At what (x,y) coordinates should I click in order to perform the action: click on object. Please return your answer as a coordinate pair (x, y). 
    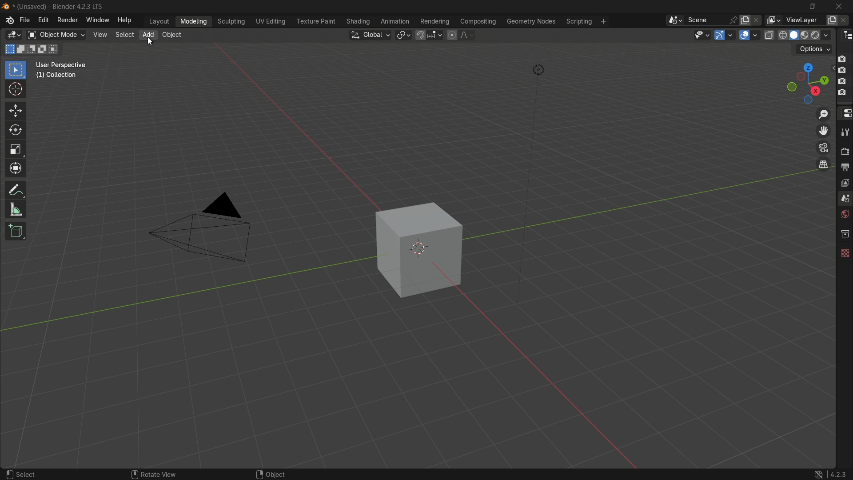
    Looking at the image, I should click on (270, 474).